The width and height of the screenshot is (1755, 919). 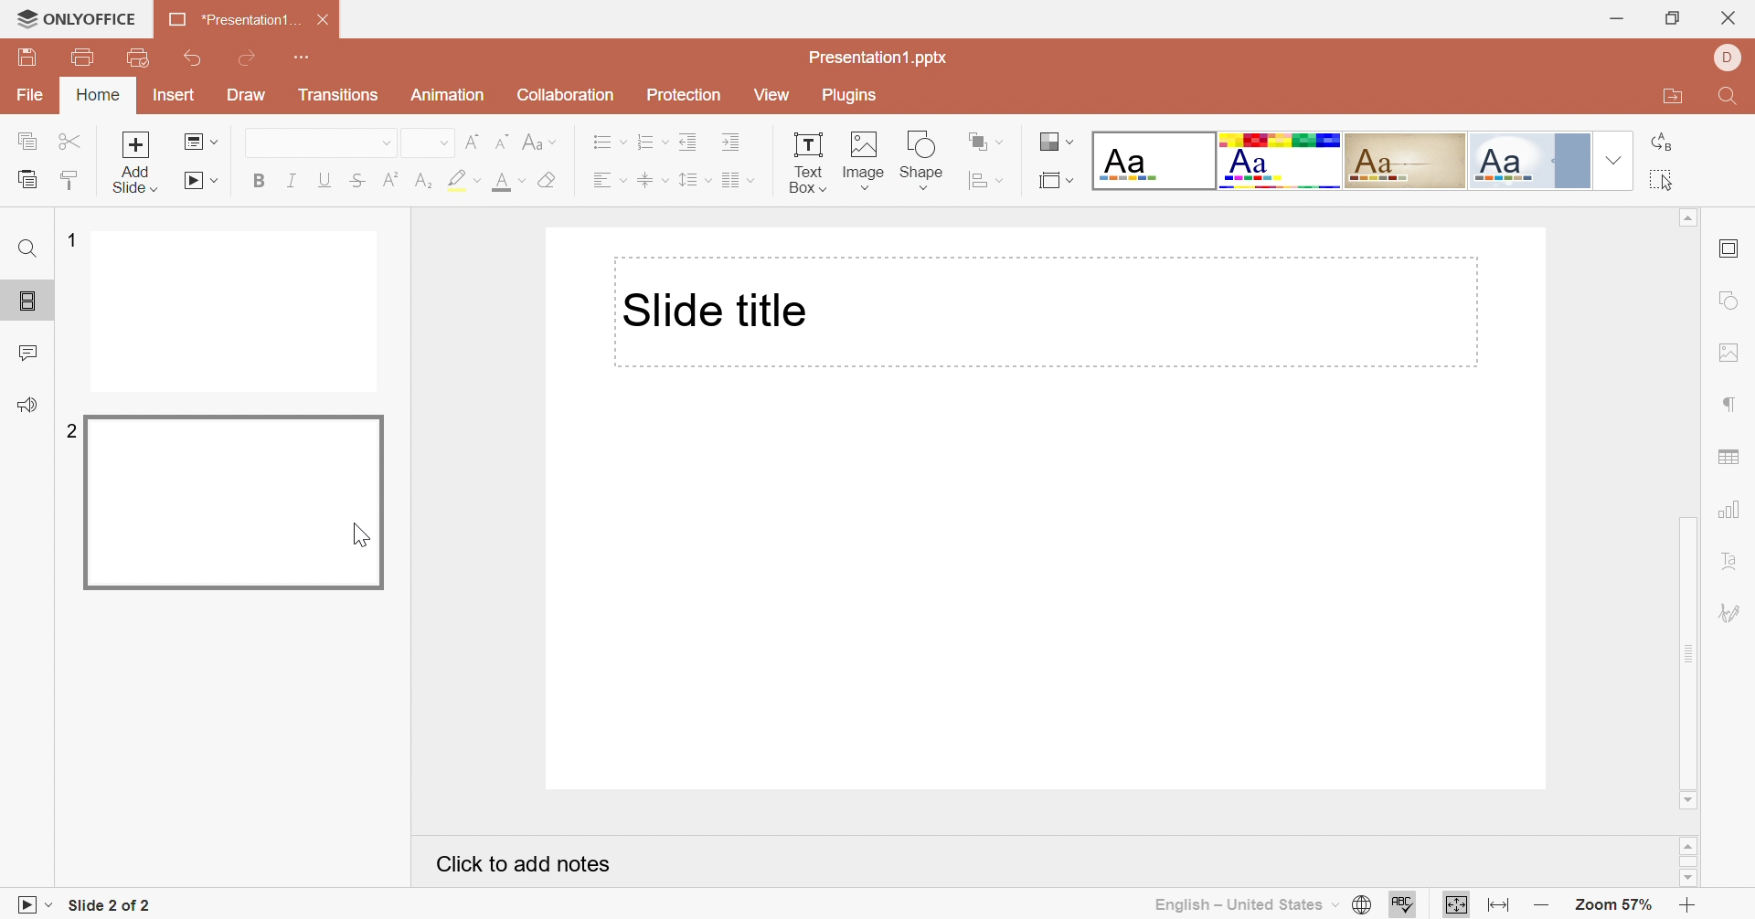 What do you see at coordinates (866, 157) in the screenshot?
I see `Image` at bounding box center [866, 157].